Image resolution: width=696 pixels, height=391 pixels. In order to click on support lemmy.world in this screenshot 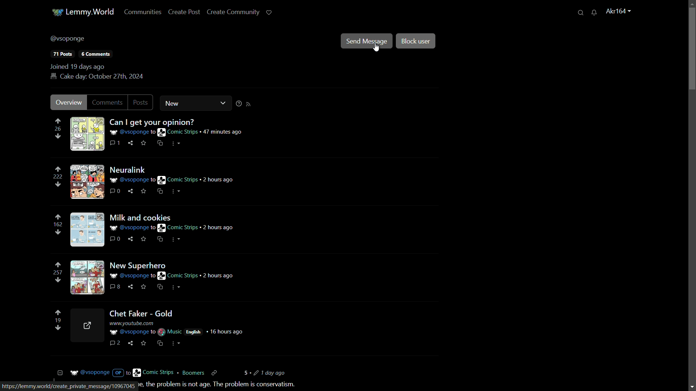, I will do `click(269, 13)`.